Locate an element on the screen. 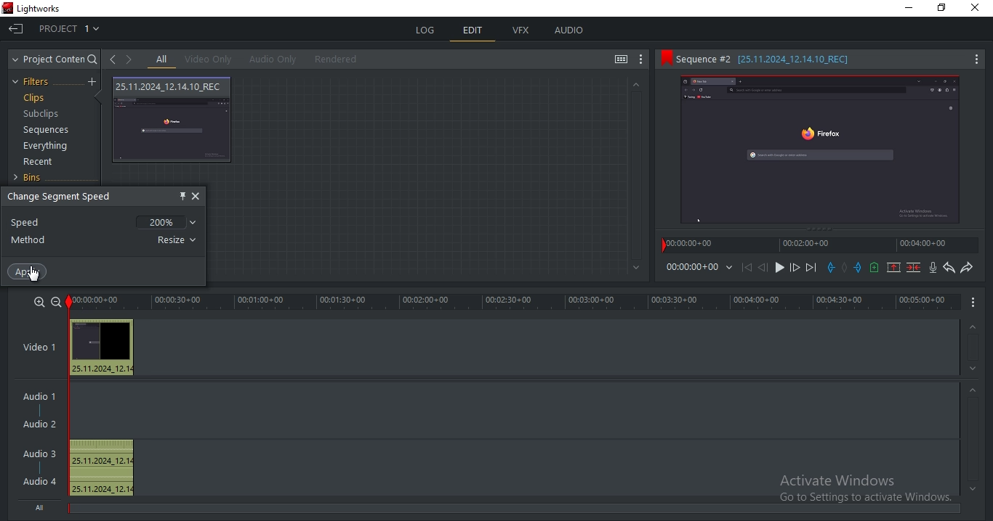  recent is located at coordinates (40, 163).